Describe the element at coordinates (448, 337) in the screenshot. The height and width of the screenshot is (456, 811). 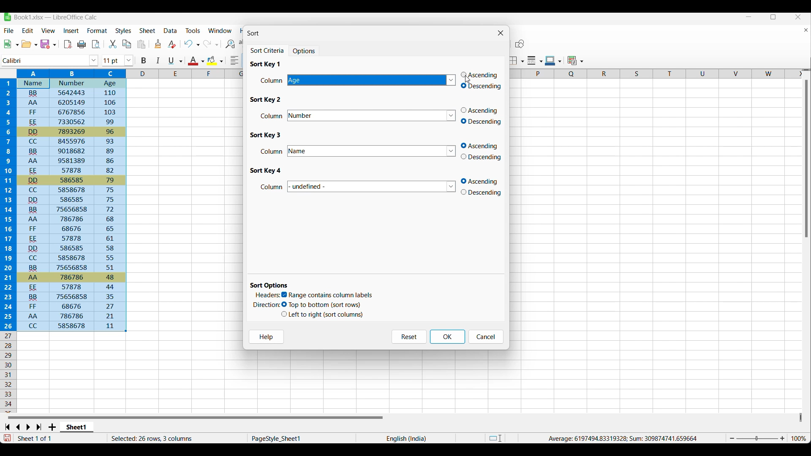
I see `Save inputs` at that location.